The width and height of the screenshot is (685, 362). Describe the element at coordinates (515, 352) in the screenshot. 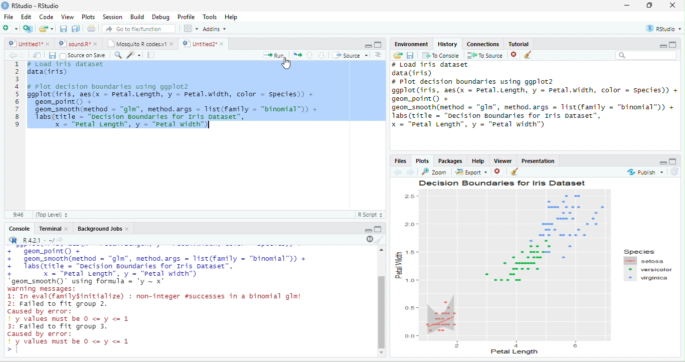

I see `Petal Length` at that location.